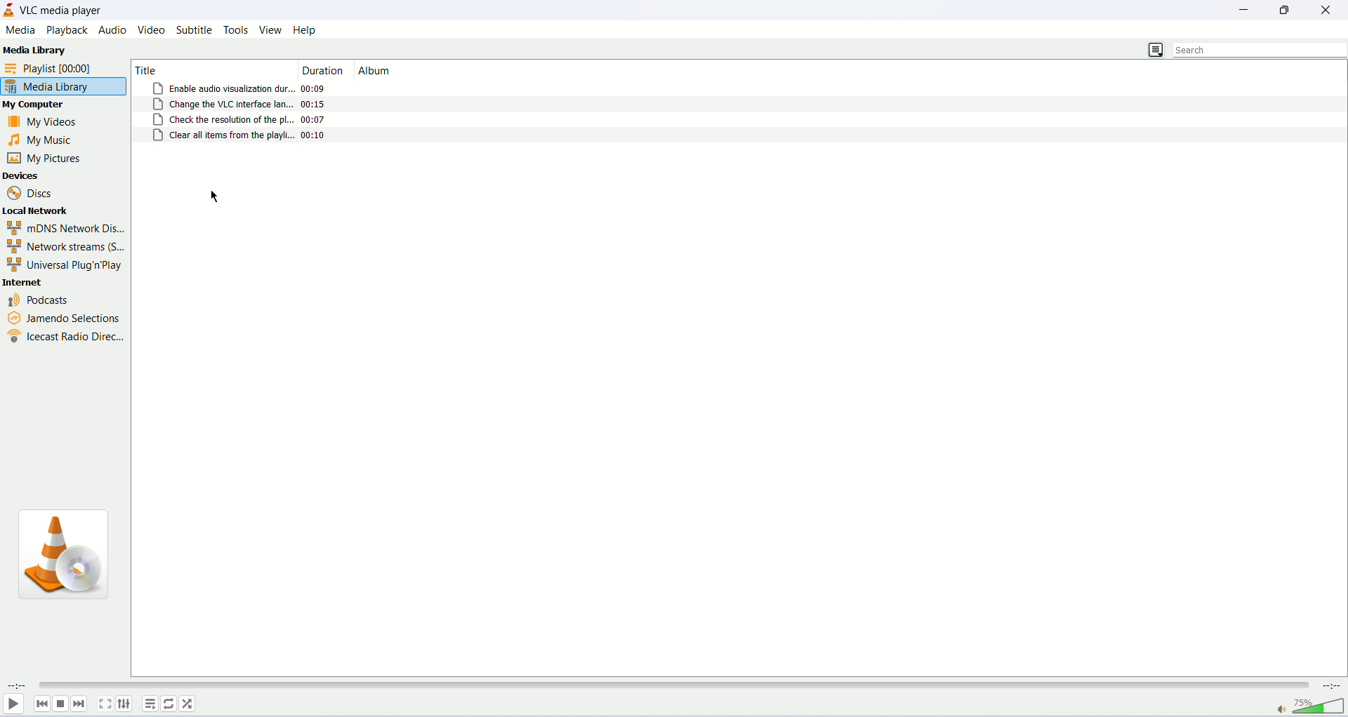 This screenshot has width=1348, height=717. Describe the element at coordinates (208, 68) in the screenshot. I see `file title` at that location.